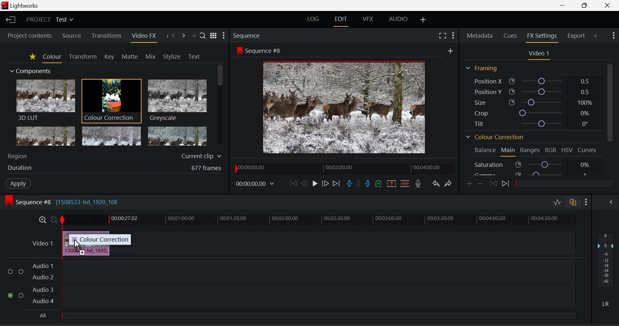  What do you see at coordinates (532, 81) in the screenshot?
I see `Position X` at bounding box center [532, 81].